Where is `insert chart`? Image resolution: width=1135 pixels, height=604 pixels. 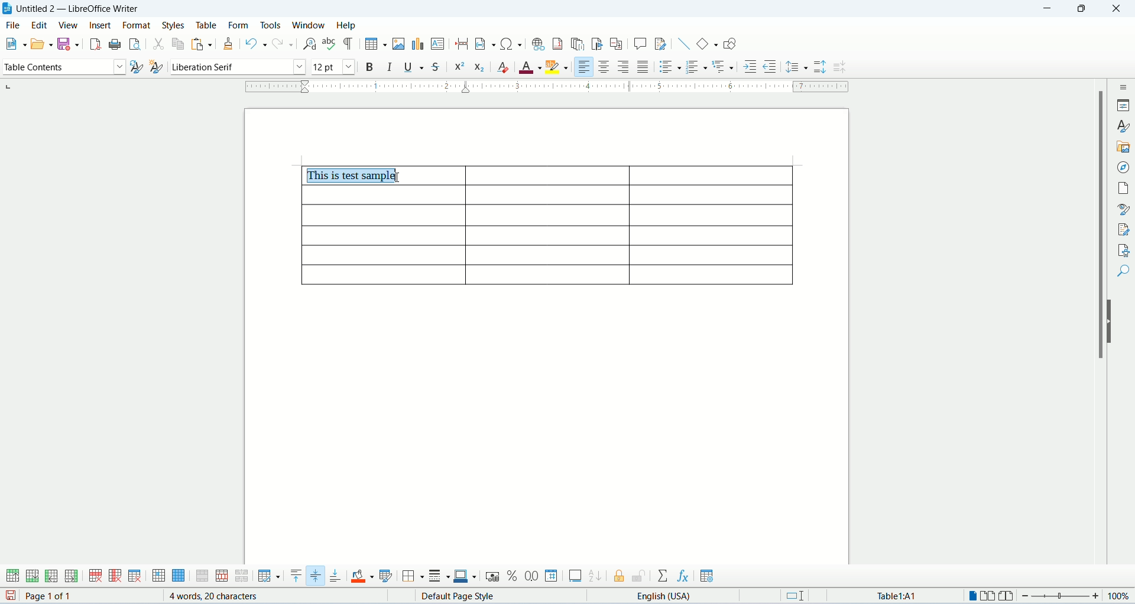
insert chart is located at coordinates (419, 44).